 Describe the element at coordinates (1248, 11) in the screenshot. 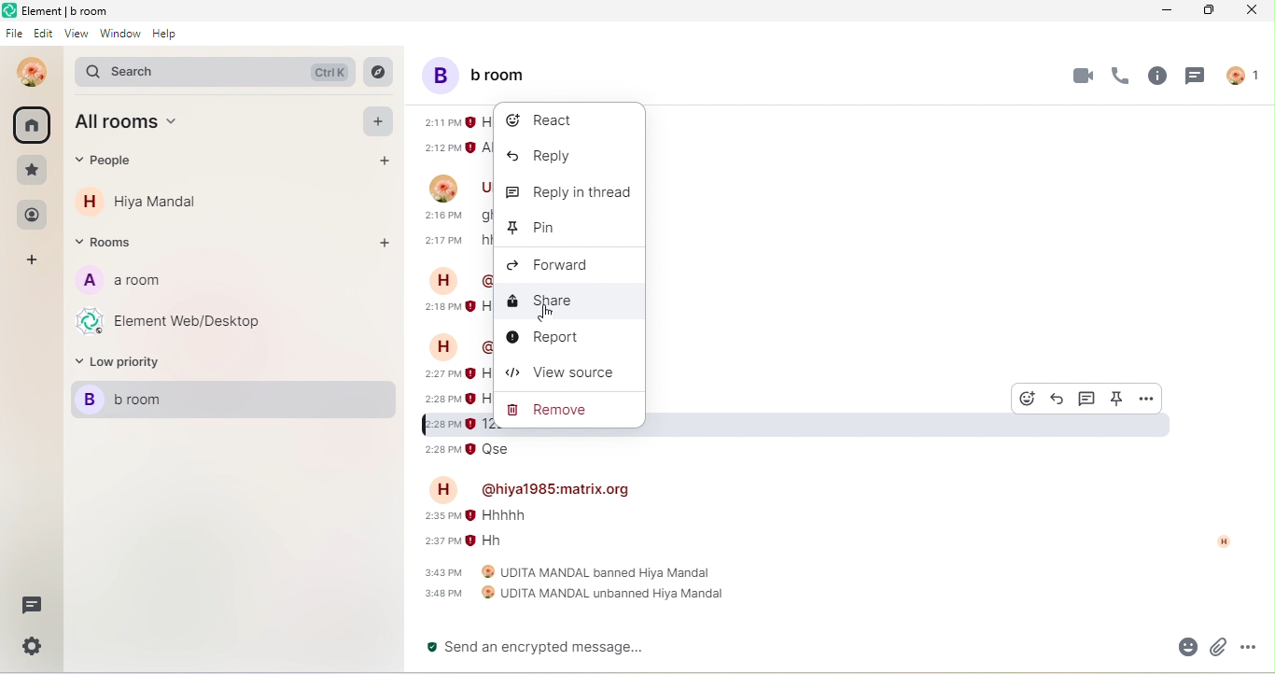

I see `close` at that location.